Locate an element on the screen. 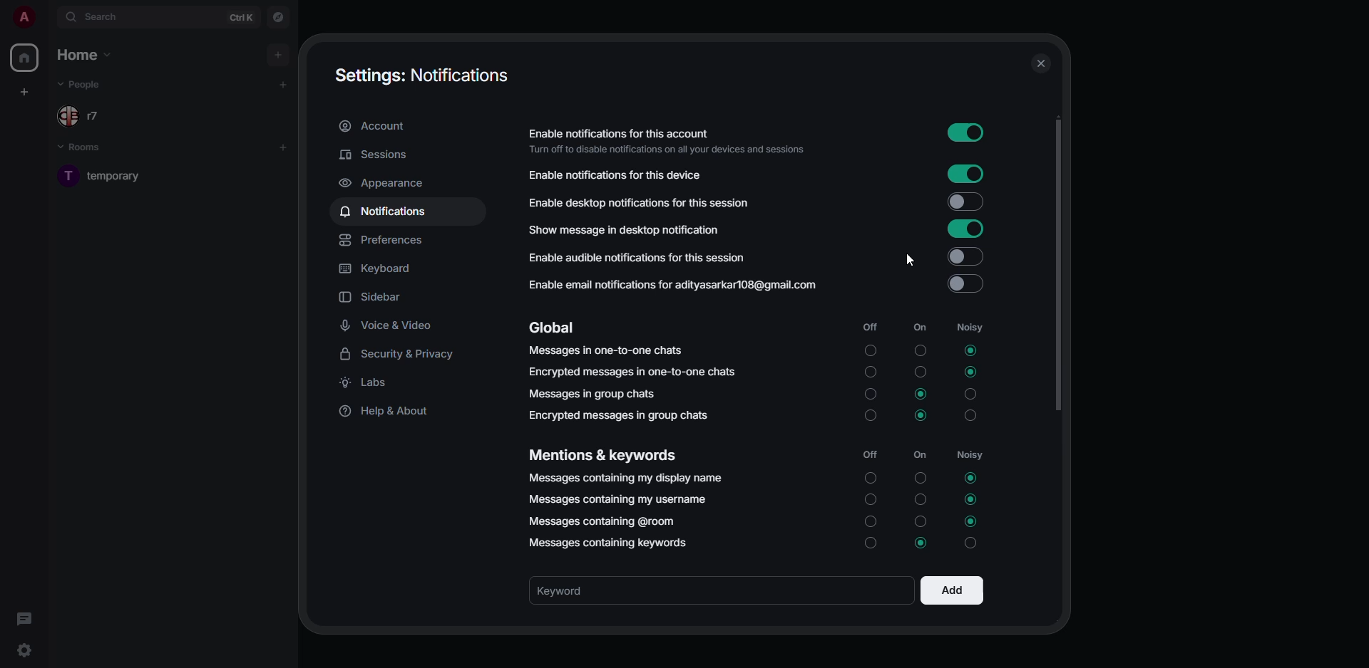  labs is located at coordinates (369, 384).